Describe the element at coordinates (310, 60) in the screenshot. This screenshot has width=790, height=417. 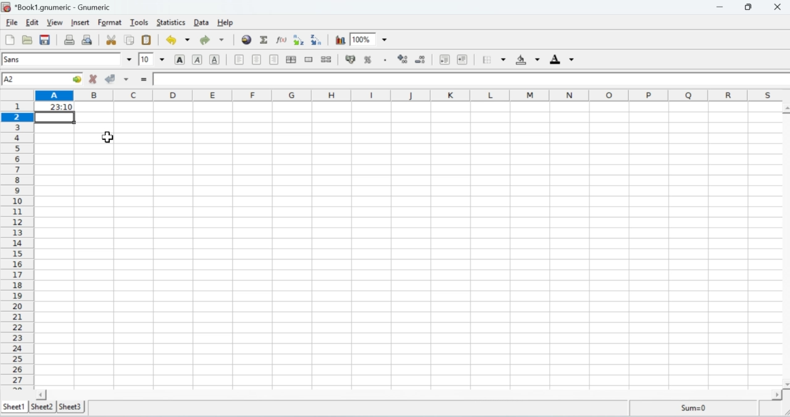
I see `Merge a range of cells` at that location.